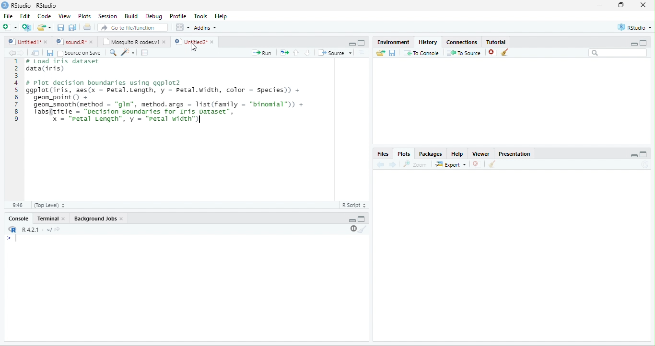  Describe the element at coordinates (72, 27) in the screenshot. I see `save all` at that location.